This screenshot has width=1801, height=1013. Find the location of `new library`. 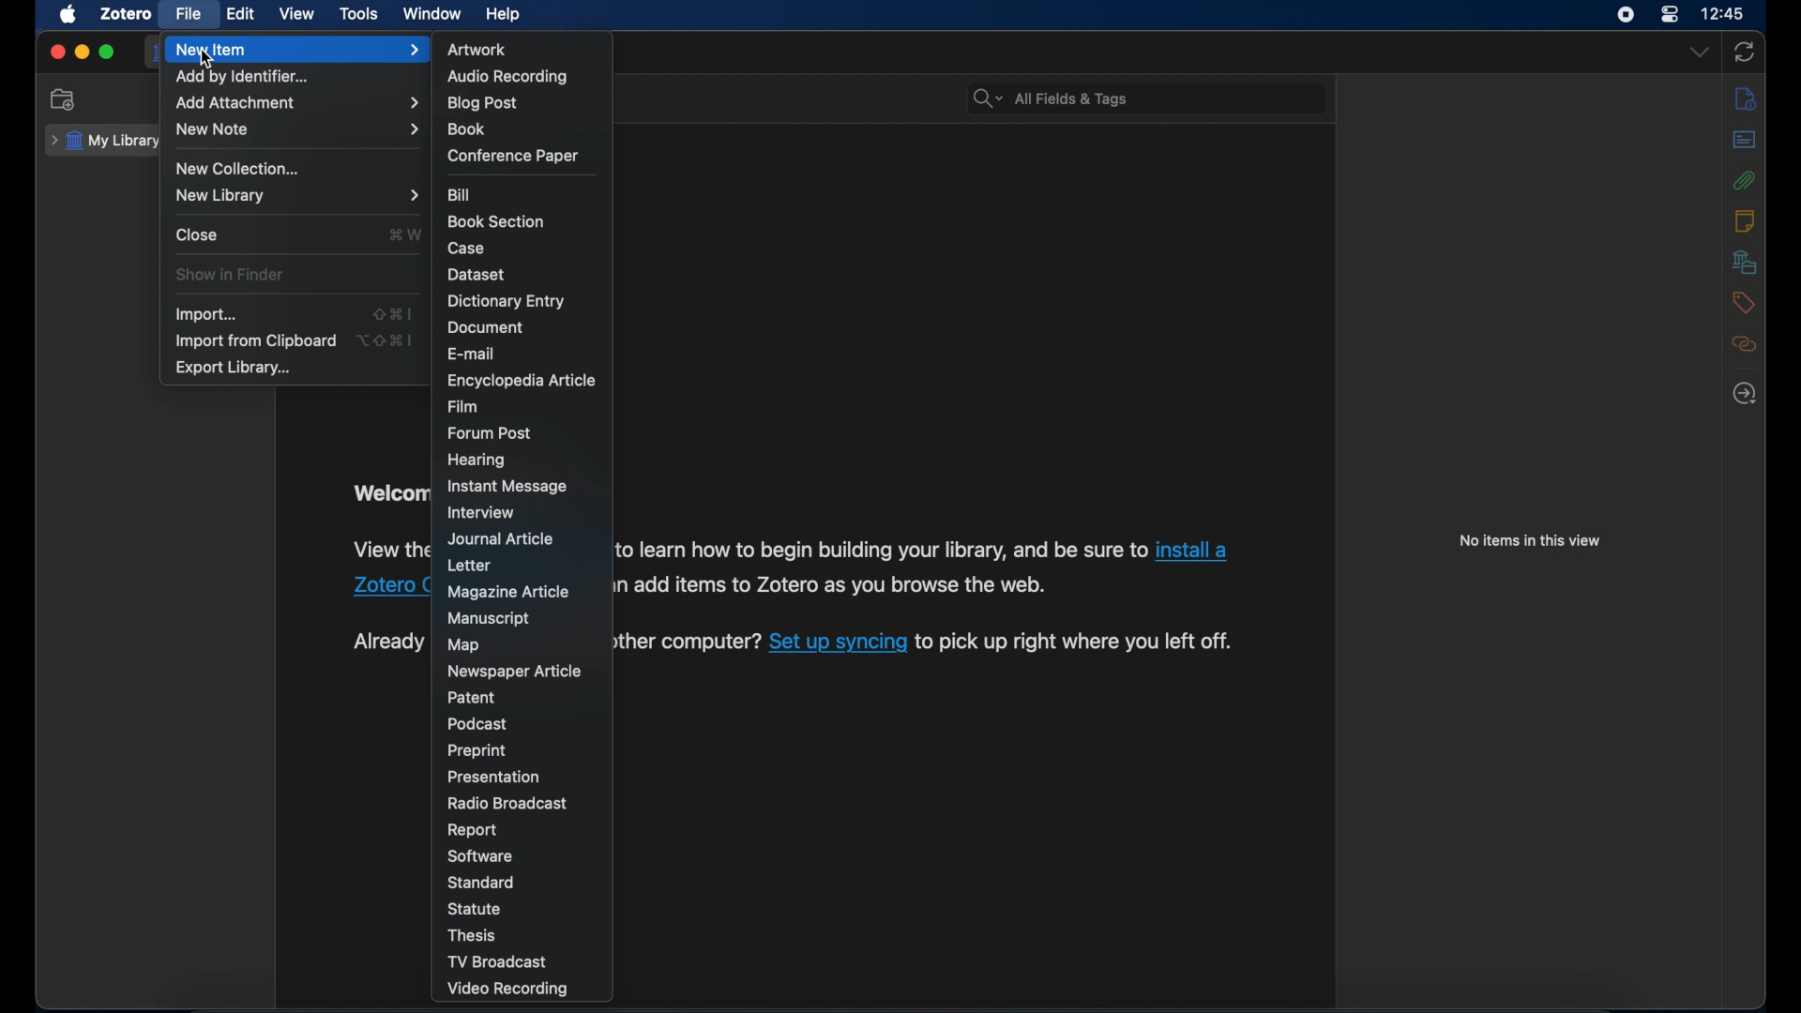

new library is located at coordinates (299, 195).